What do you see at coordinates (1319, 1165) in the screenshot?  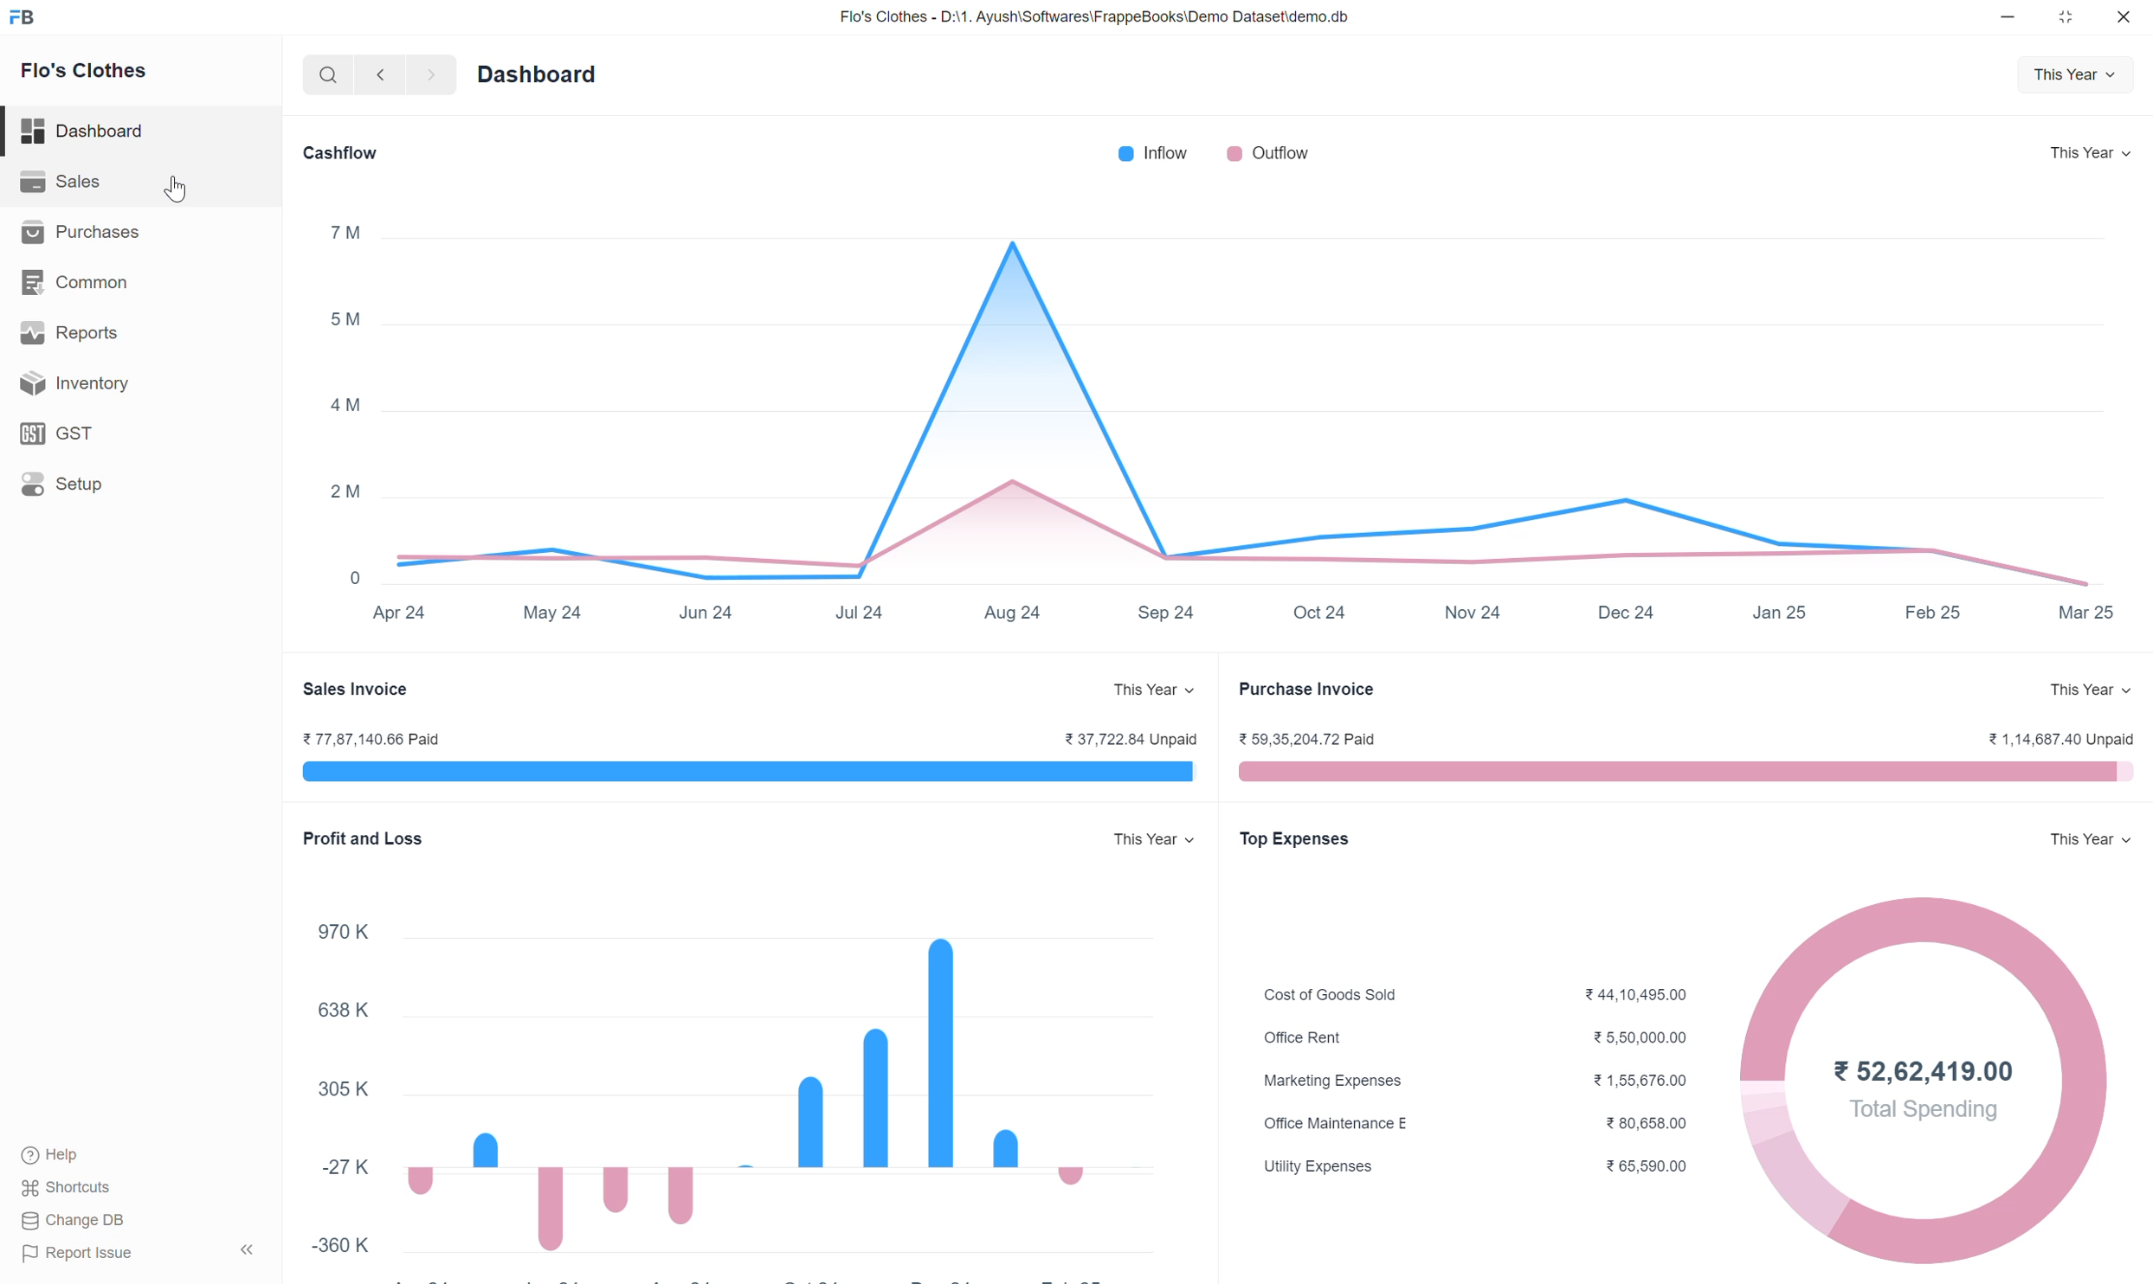 I see `Utility Expenses` at bounding box center [1319, 1165].